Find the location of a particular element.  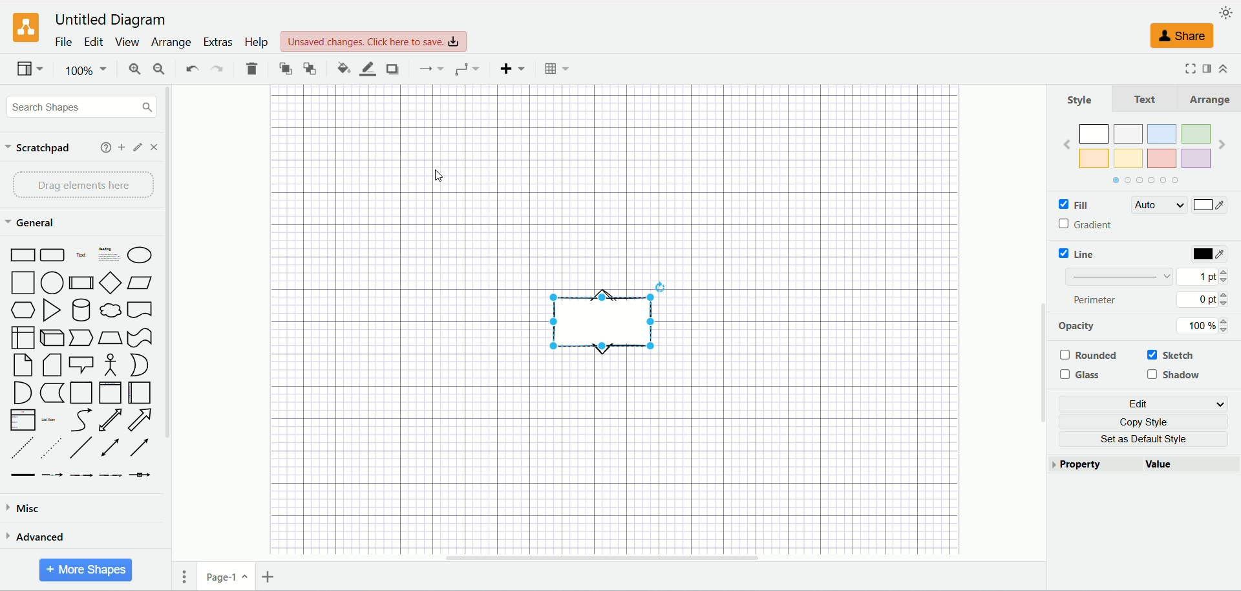

to front is located at coordinates (286, 67).